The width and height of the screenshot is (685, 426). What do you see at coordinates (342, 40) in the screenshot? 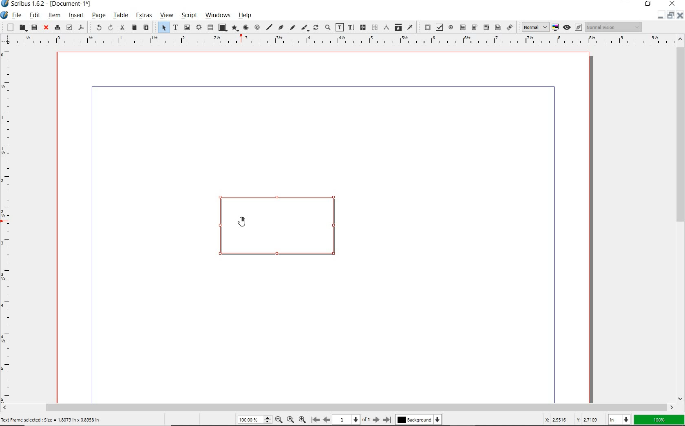
I see `Horizontal Margins` at bounding box center [342, 40].